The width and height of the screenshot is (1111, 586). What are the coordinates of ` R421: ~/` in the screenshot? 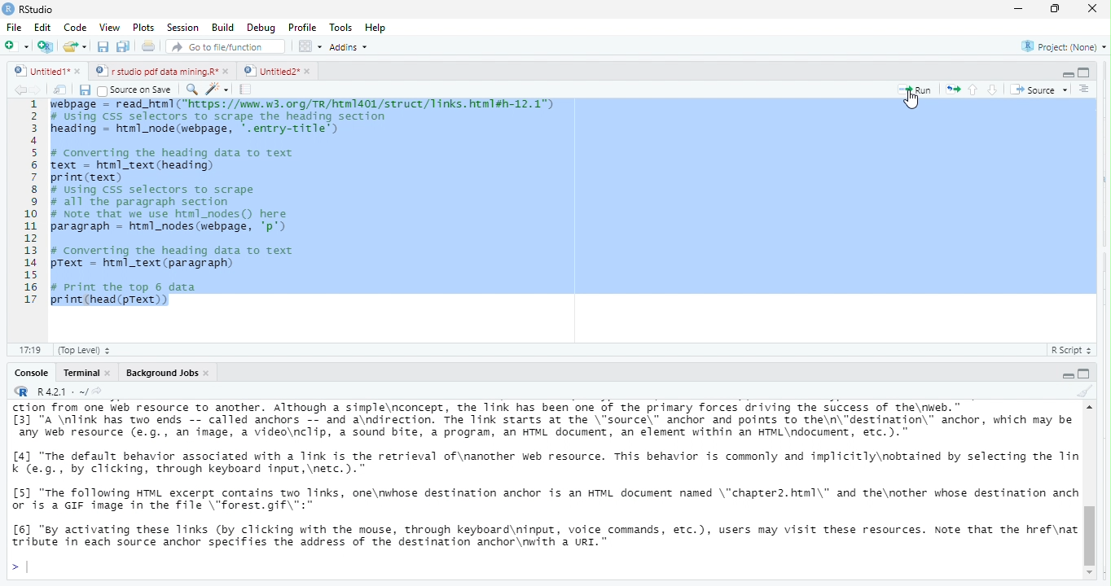 It's located at (156, 371).